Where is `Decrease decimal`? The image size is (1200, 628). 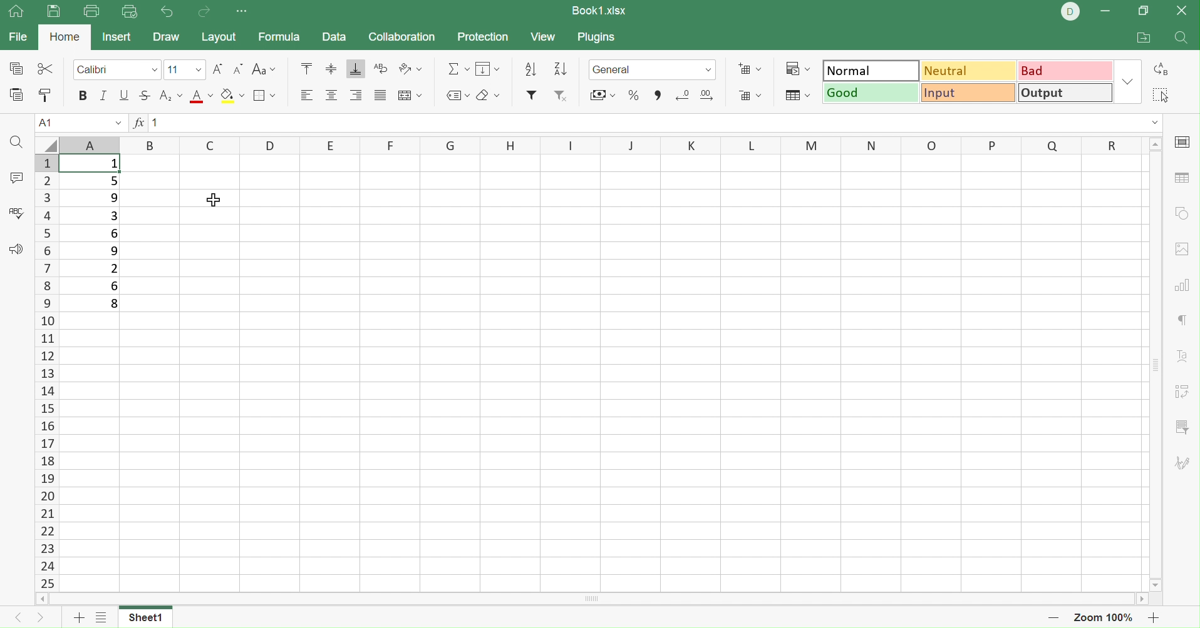 Decrease decimal is located at coordinates (680, 96).